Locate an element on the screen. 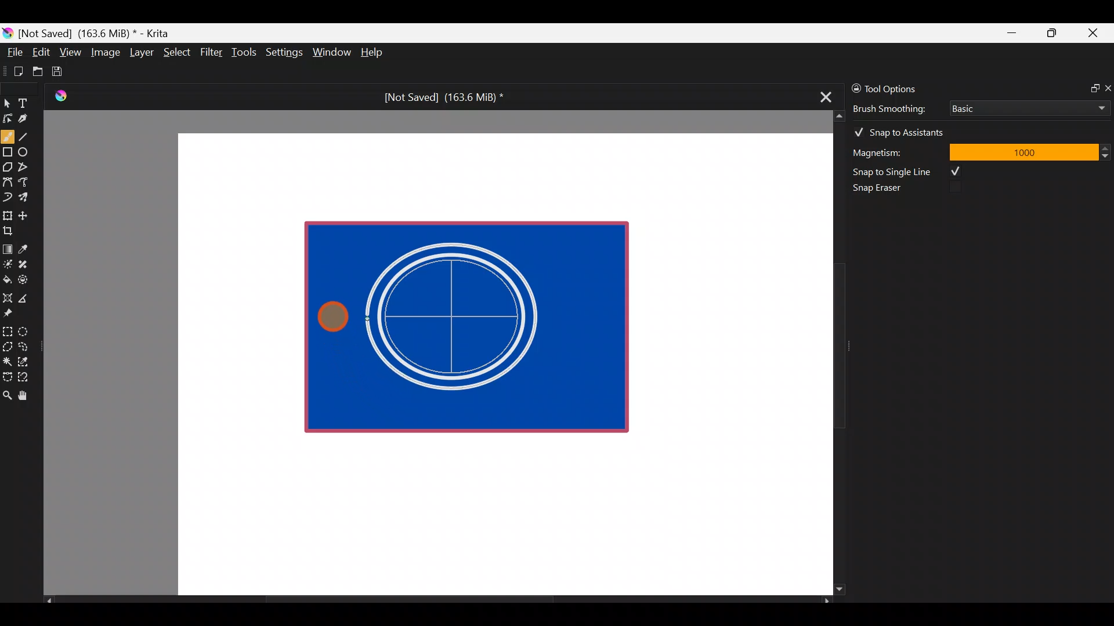  Sample a colour from the image/current layer is located at coordinates (27, 248).